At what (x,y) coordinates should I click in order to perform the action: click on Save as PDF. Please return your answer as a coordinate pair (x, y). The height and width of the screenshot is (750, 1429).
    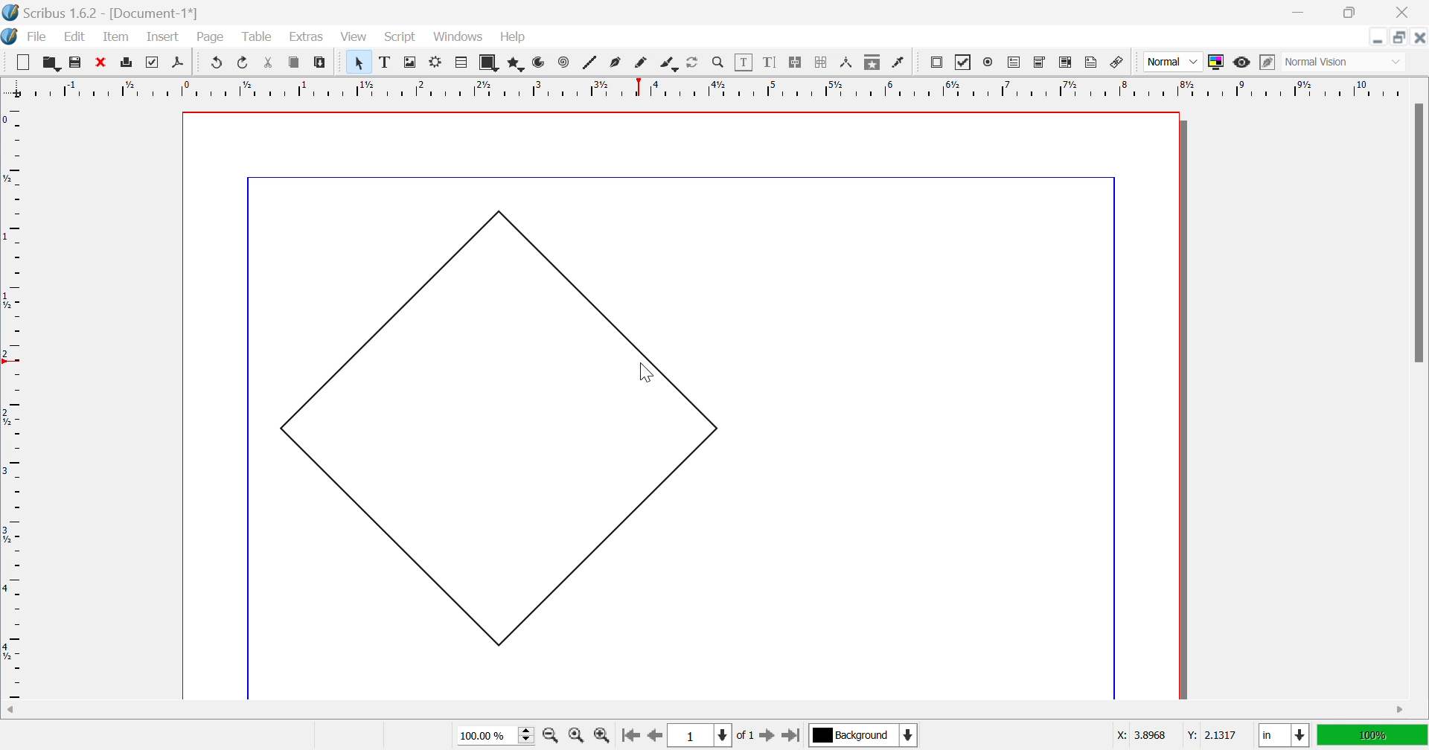
    Looking at the image, I should click on (182, 63).